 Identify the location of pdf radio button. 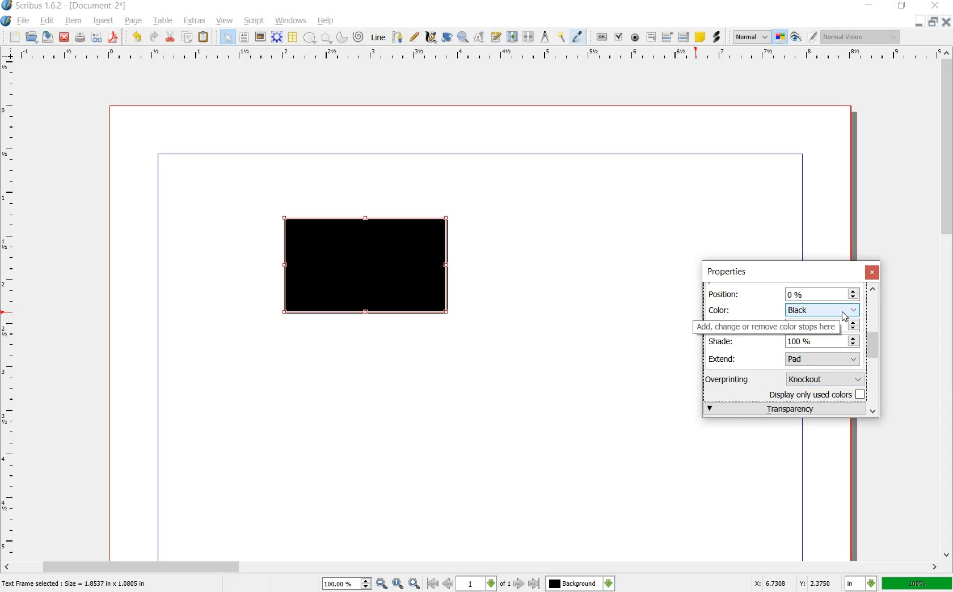
(635, 37).